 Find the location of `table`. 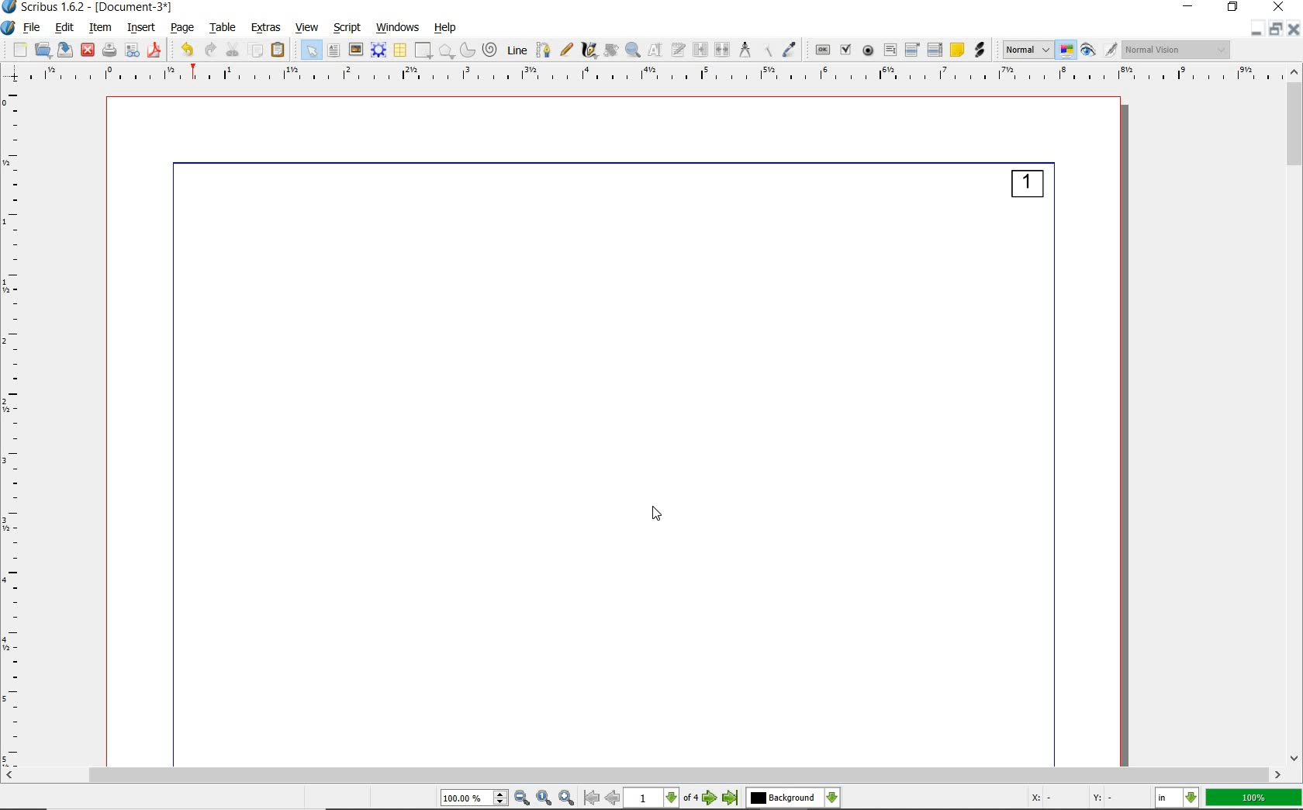

table is located at coordinates (222, 28).